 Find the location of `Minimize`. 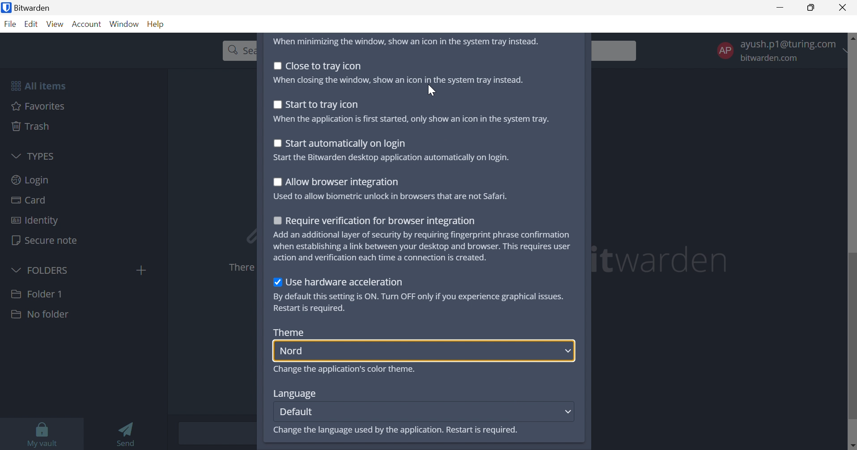

Minimize is located at coordinates (781, 7).